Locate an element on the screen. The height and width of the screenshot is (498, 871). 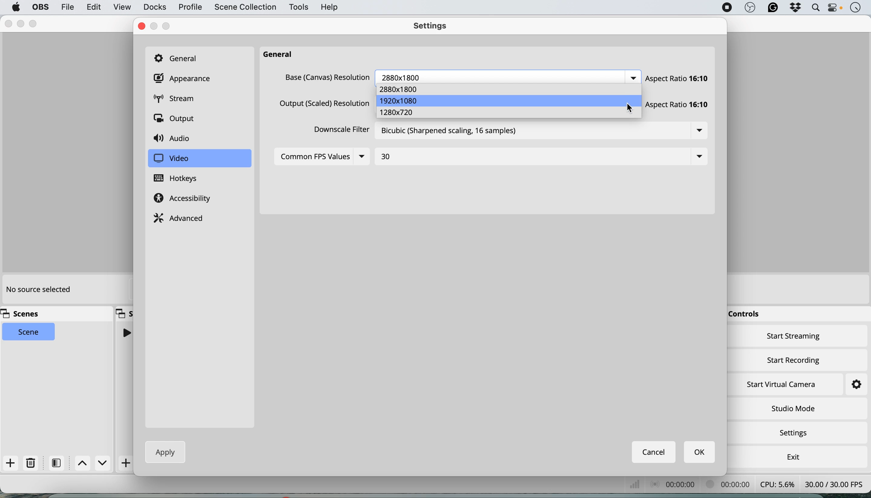
downscale filter is located at coordinates (339, 131).